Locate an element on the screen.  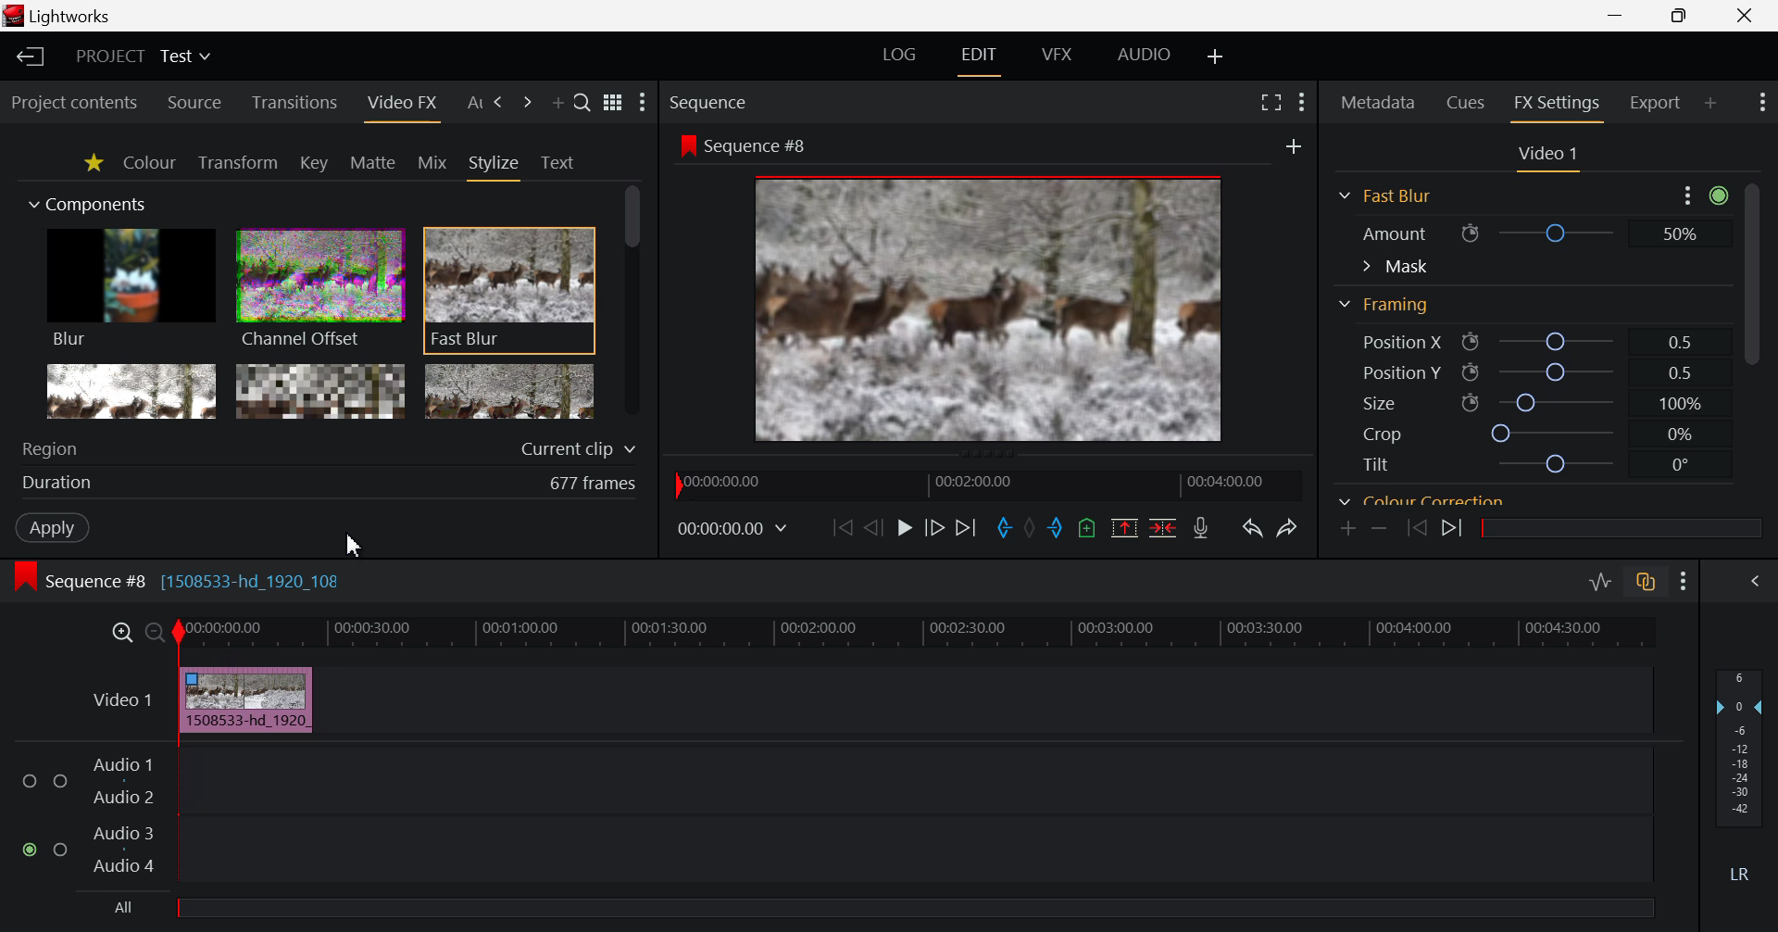
Add is located at coordinates (1295, 145).